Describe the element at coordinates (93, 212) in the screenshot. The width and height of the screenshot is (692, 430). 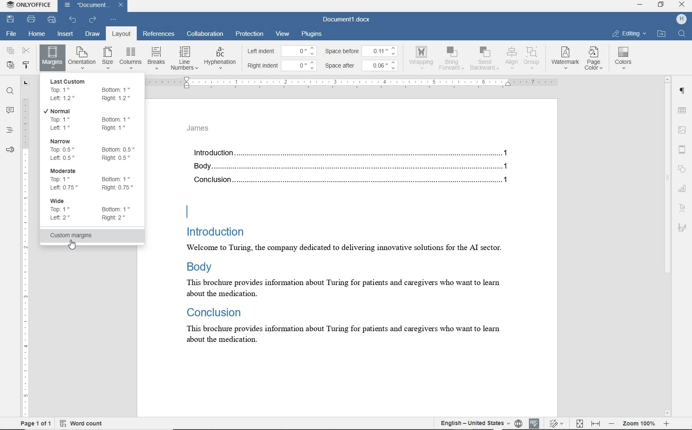
I see `wide` at that location.